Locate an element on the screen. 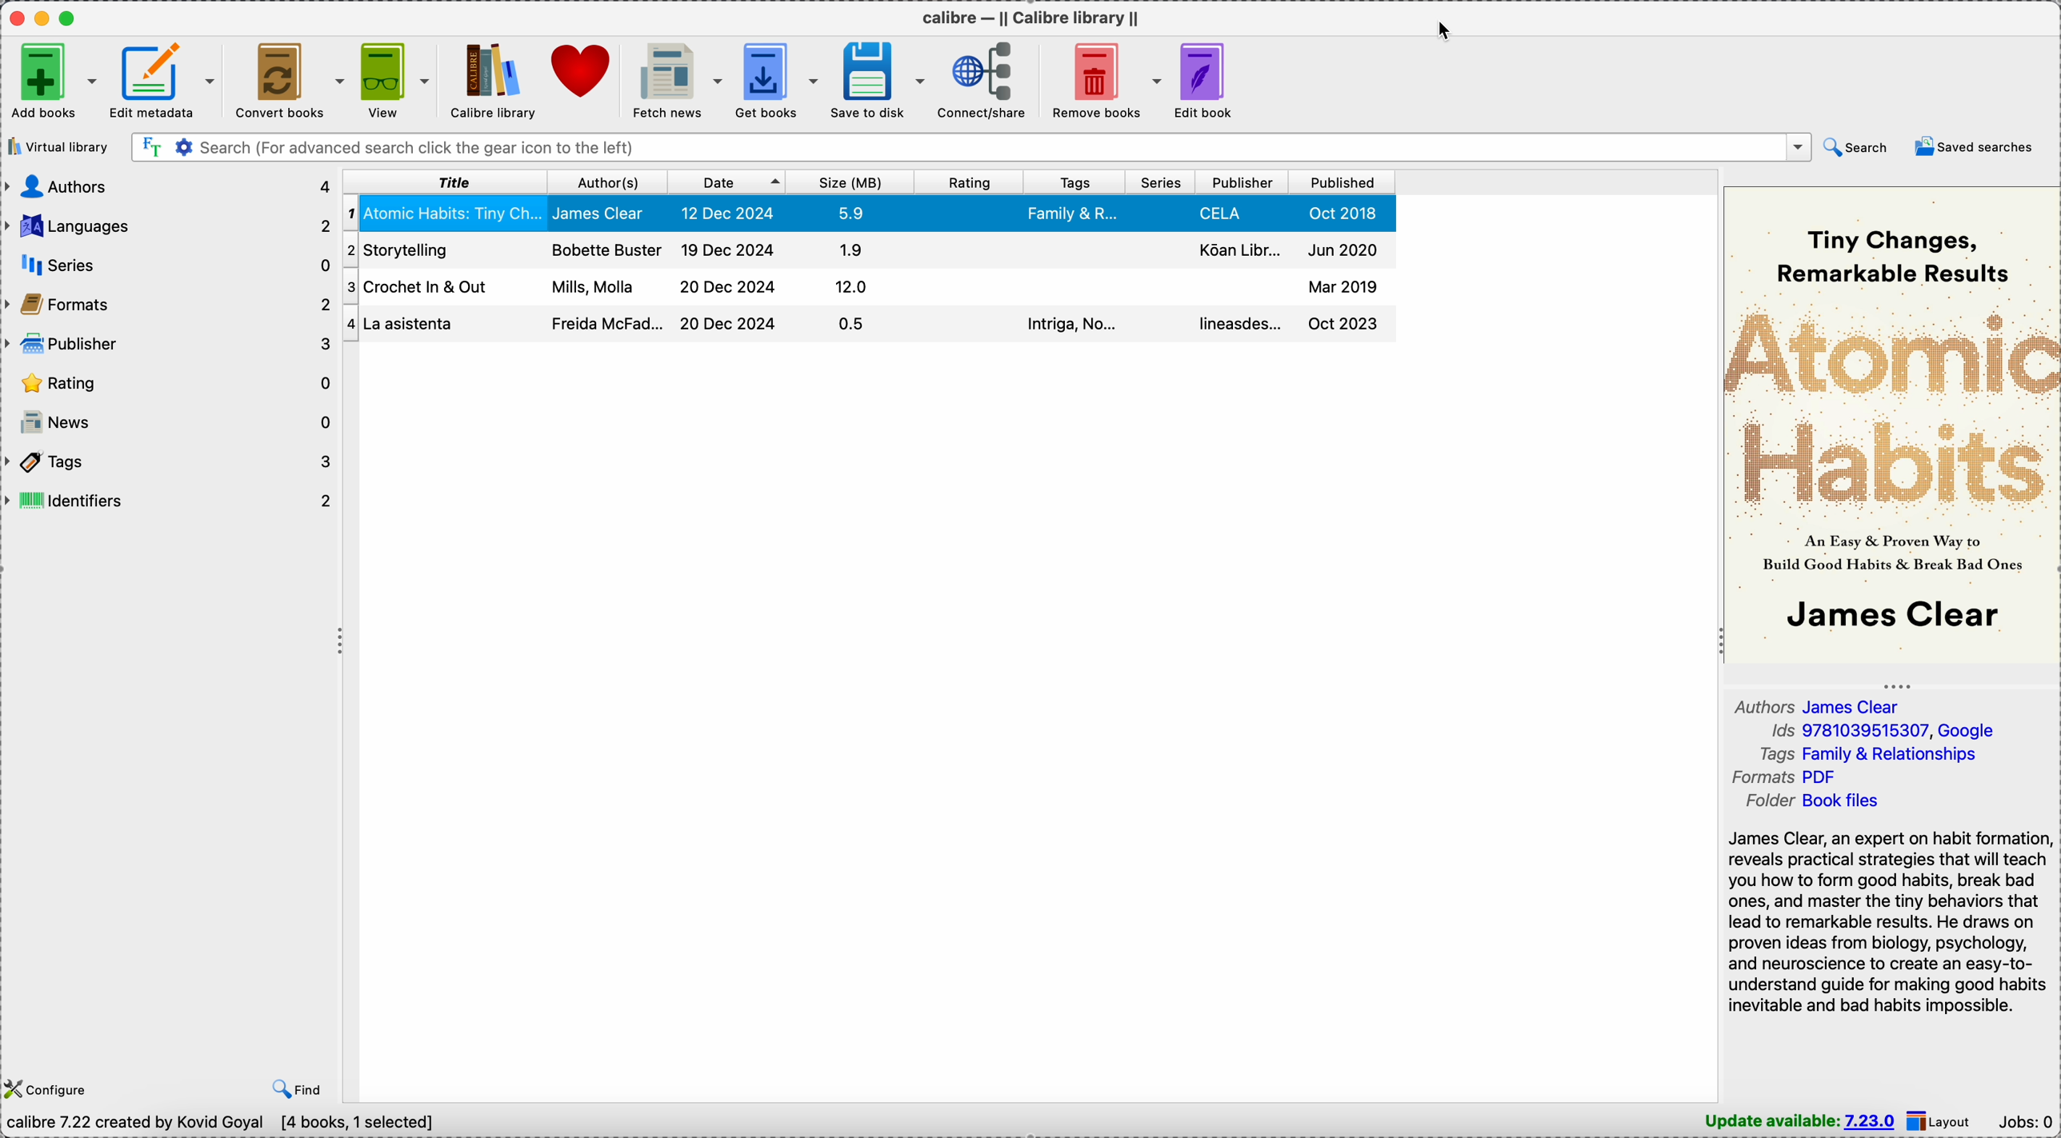  published is located at coordinates (1345, 183).